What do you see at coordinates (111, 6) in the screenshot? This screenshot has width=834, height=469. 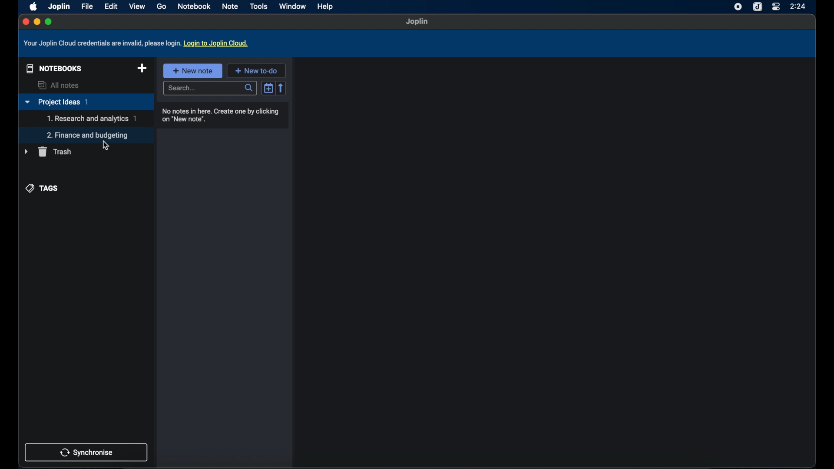 I see `edit` at bounding box center [111, 6].